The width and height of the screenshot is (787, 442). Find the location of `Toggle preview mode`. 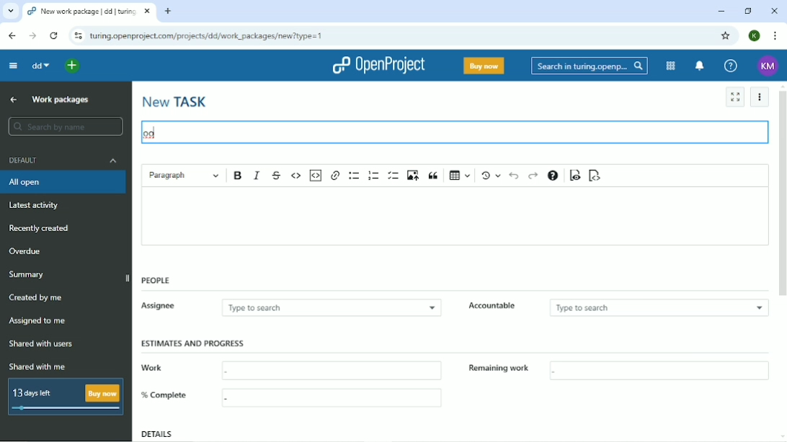

Toggle preview mode is located at coordinates (574, 175).